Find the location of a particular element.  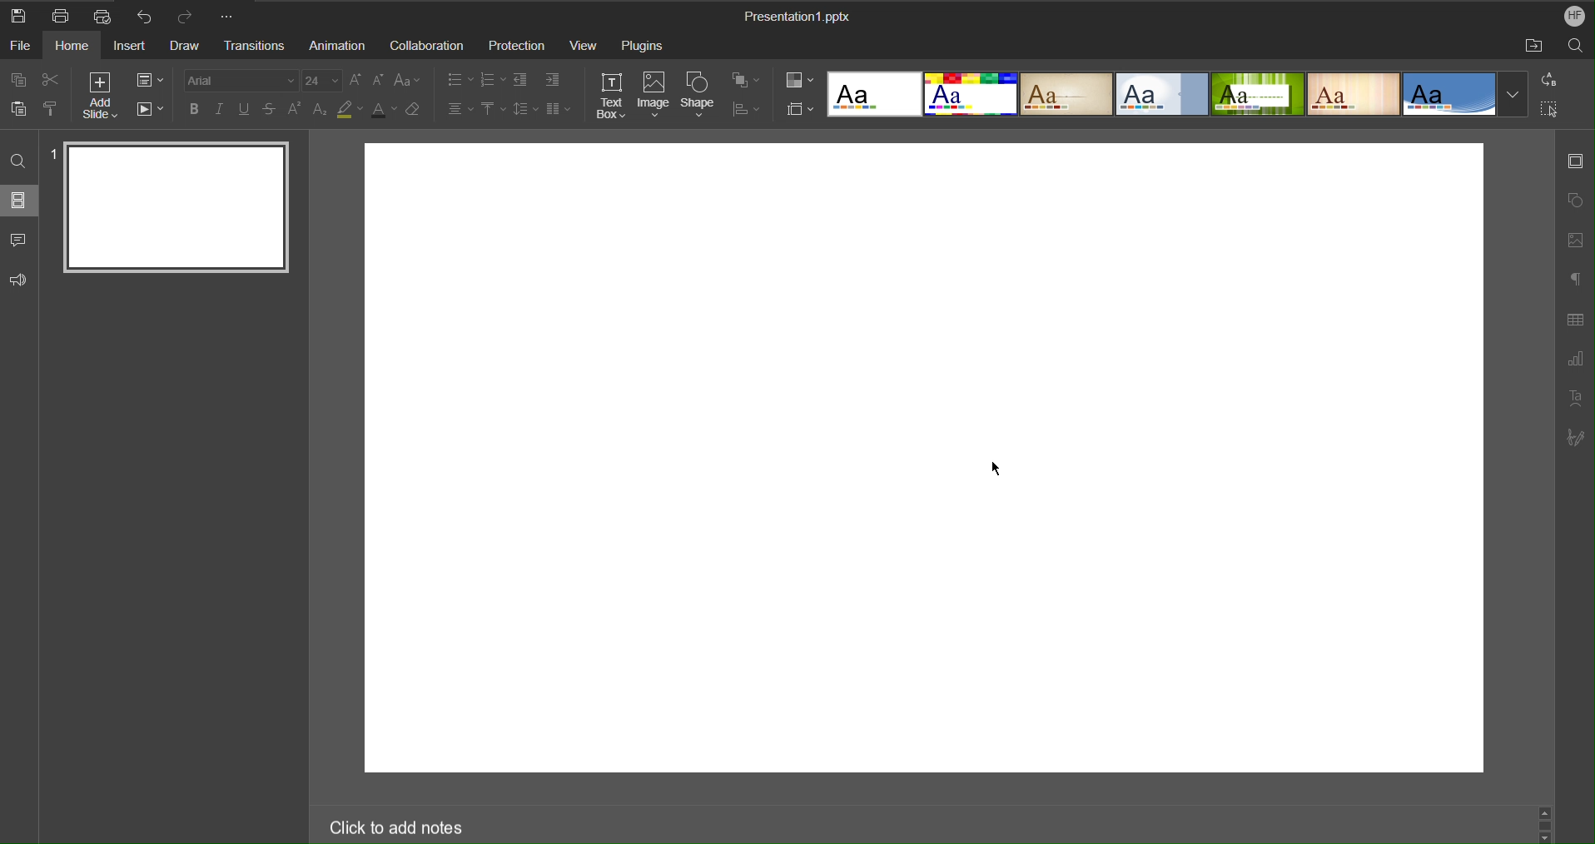

Font case is located at coordinates (409, 80).